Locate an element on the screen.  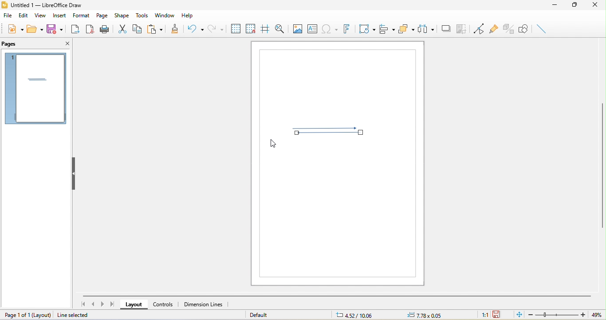
display to grids is located at coordinates (235, 28).